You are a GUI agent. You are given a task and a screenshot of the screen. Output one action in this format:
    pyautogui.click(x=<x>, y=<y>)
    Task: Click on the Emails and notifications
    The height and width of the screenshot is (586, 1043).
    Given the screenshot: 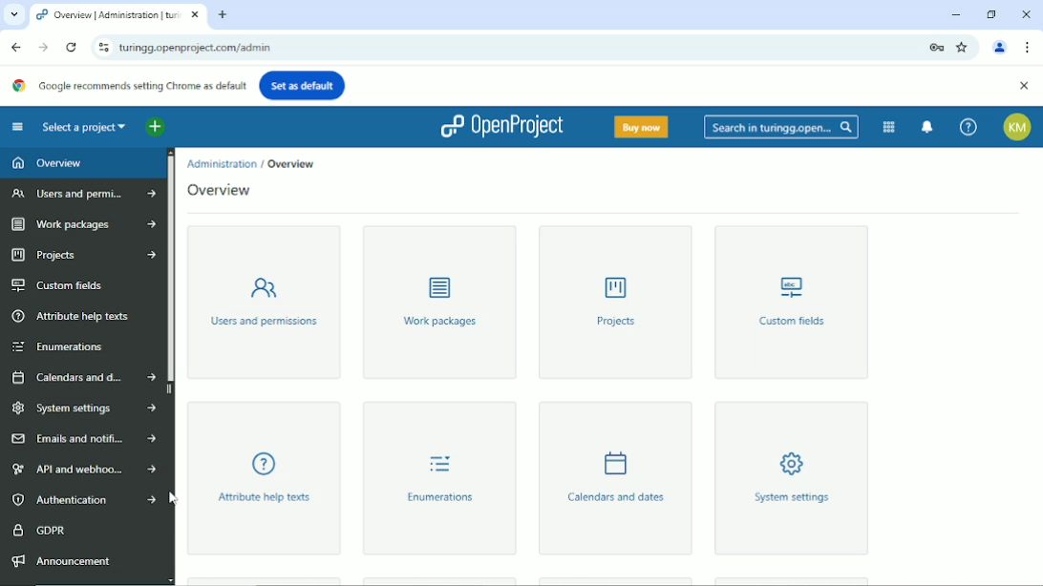 What is the action you would take?
    pyautogui.click(x=83, y=439)
    